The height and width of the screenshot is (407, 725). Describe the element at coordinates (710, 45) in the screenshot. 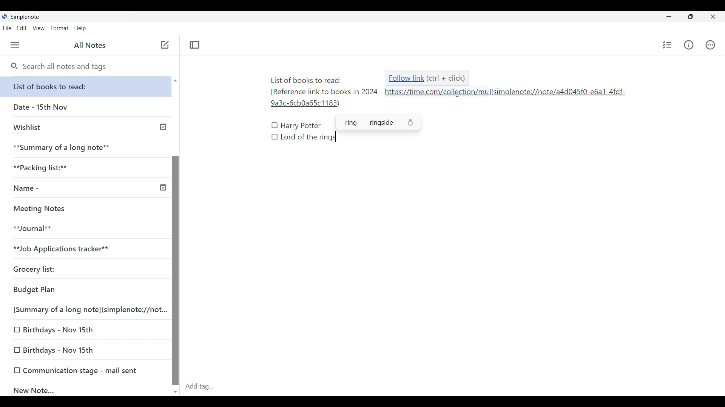

I see `Actions` at that location.